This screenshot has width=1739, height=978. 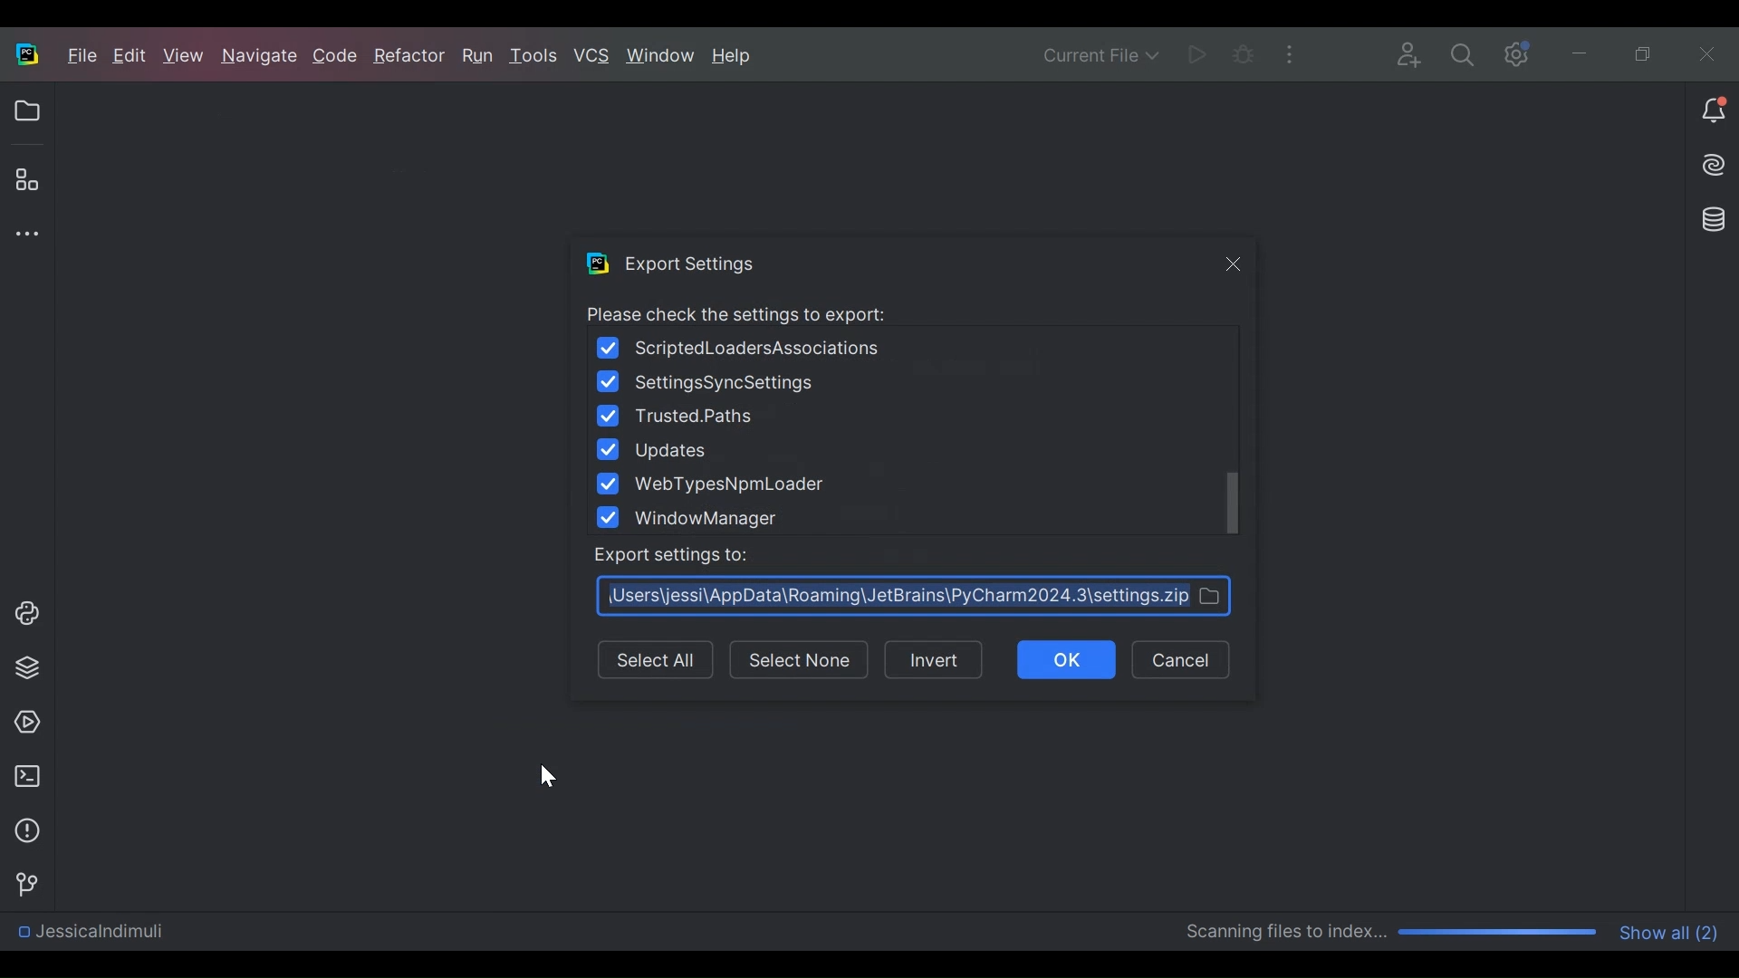 What do you see at coordinates (658, 661) in the screenshot?
I see `Select All` at bounding box center [658, 661].